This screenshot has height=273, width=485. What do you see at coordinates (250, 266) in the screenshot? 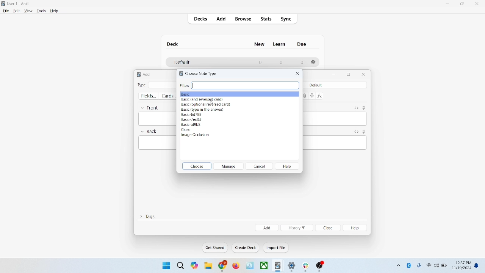
I see `icon` at bounding box center [250, 266].